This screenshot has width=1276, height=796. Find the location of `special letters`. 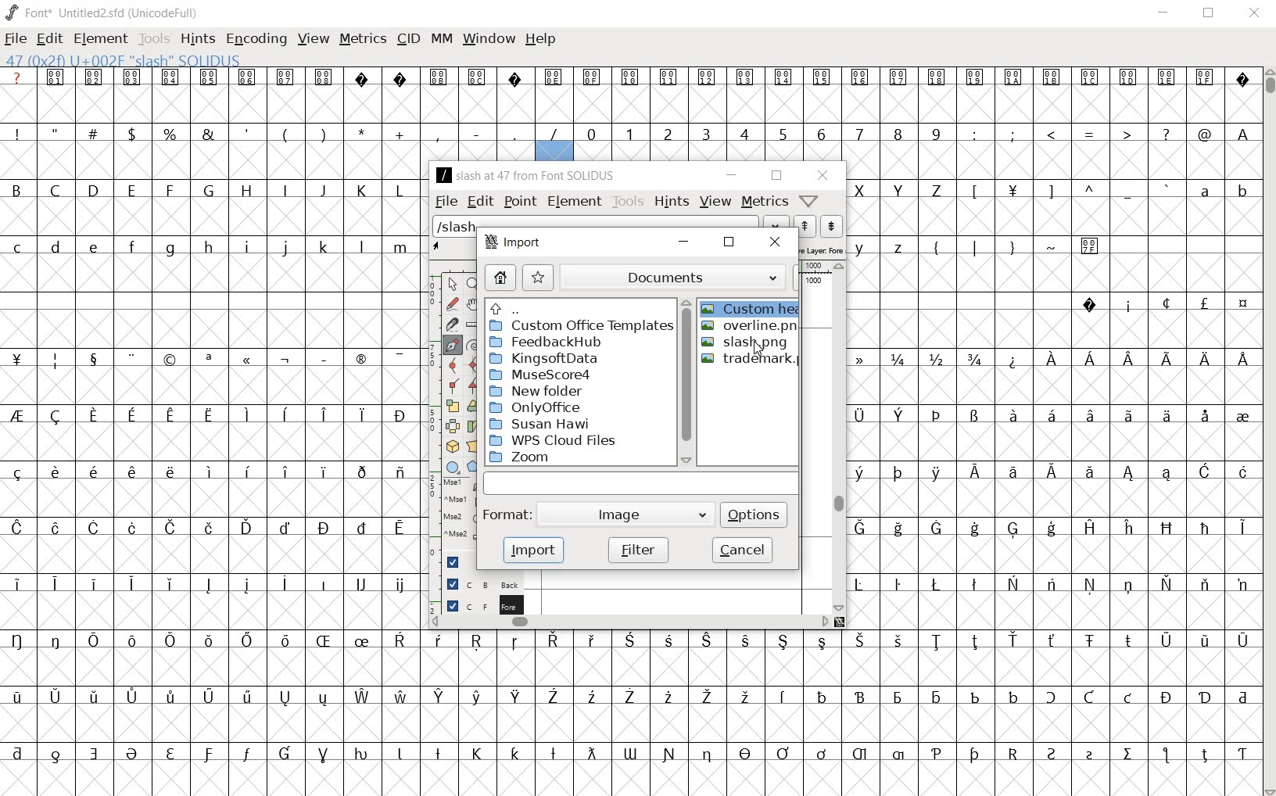

special letters is located at coordinates (210, 472).